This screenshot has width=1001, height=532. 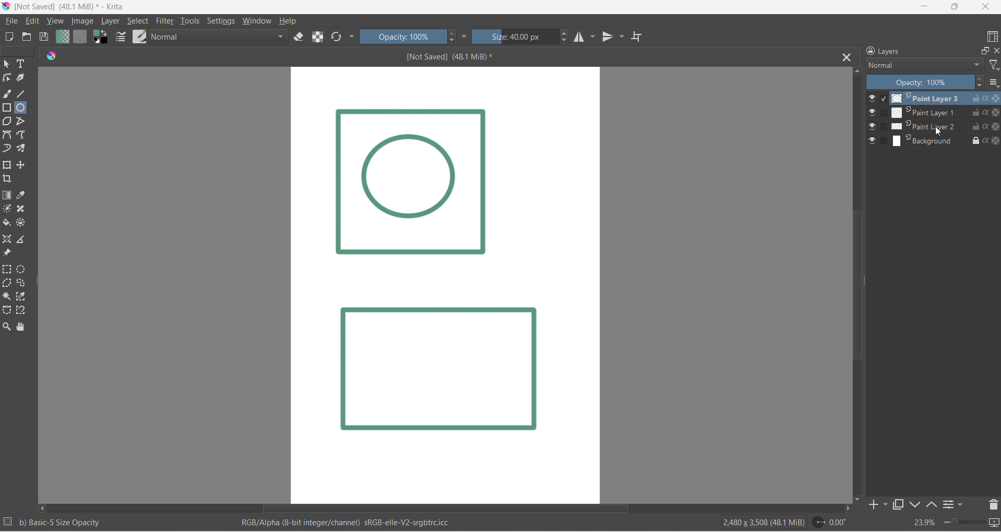 I want to click on window, so click(x=258, y=21).